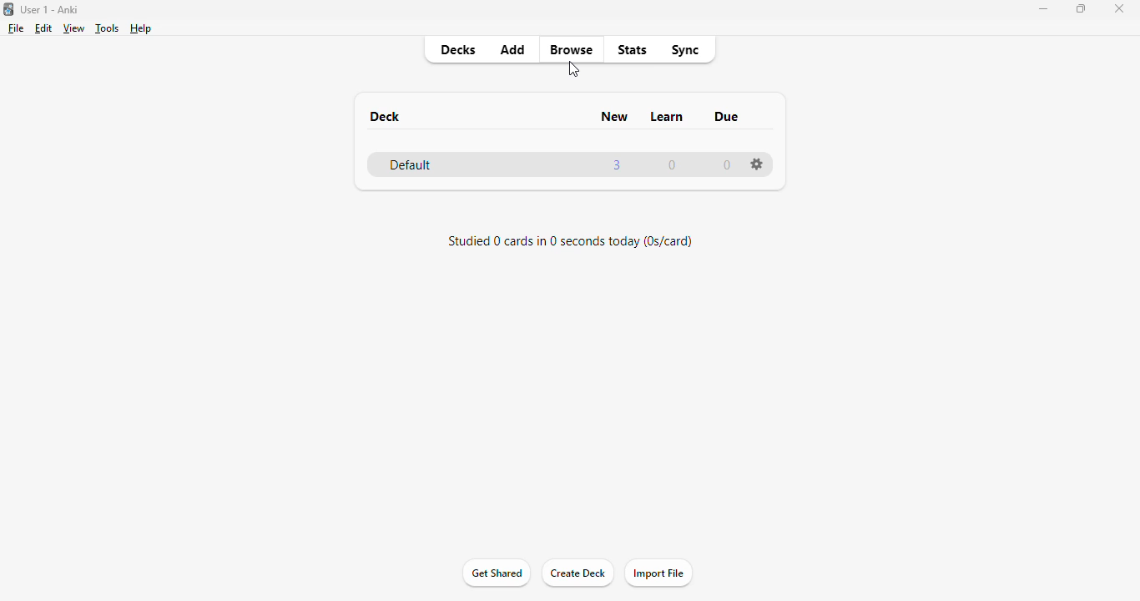 The height and width of the screenshot is (601, 1140). Describe the element at coordinates (74, 28) in the screenshot. I see `view` at that location.